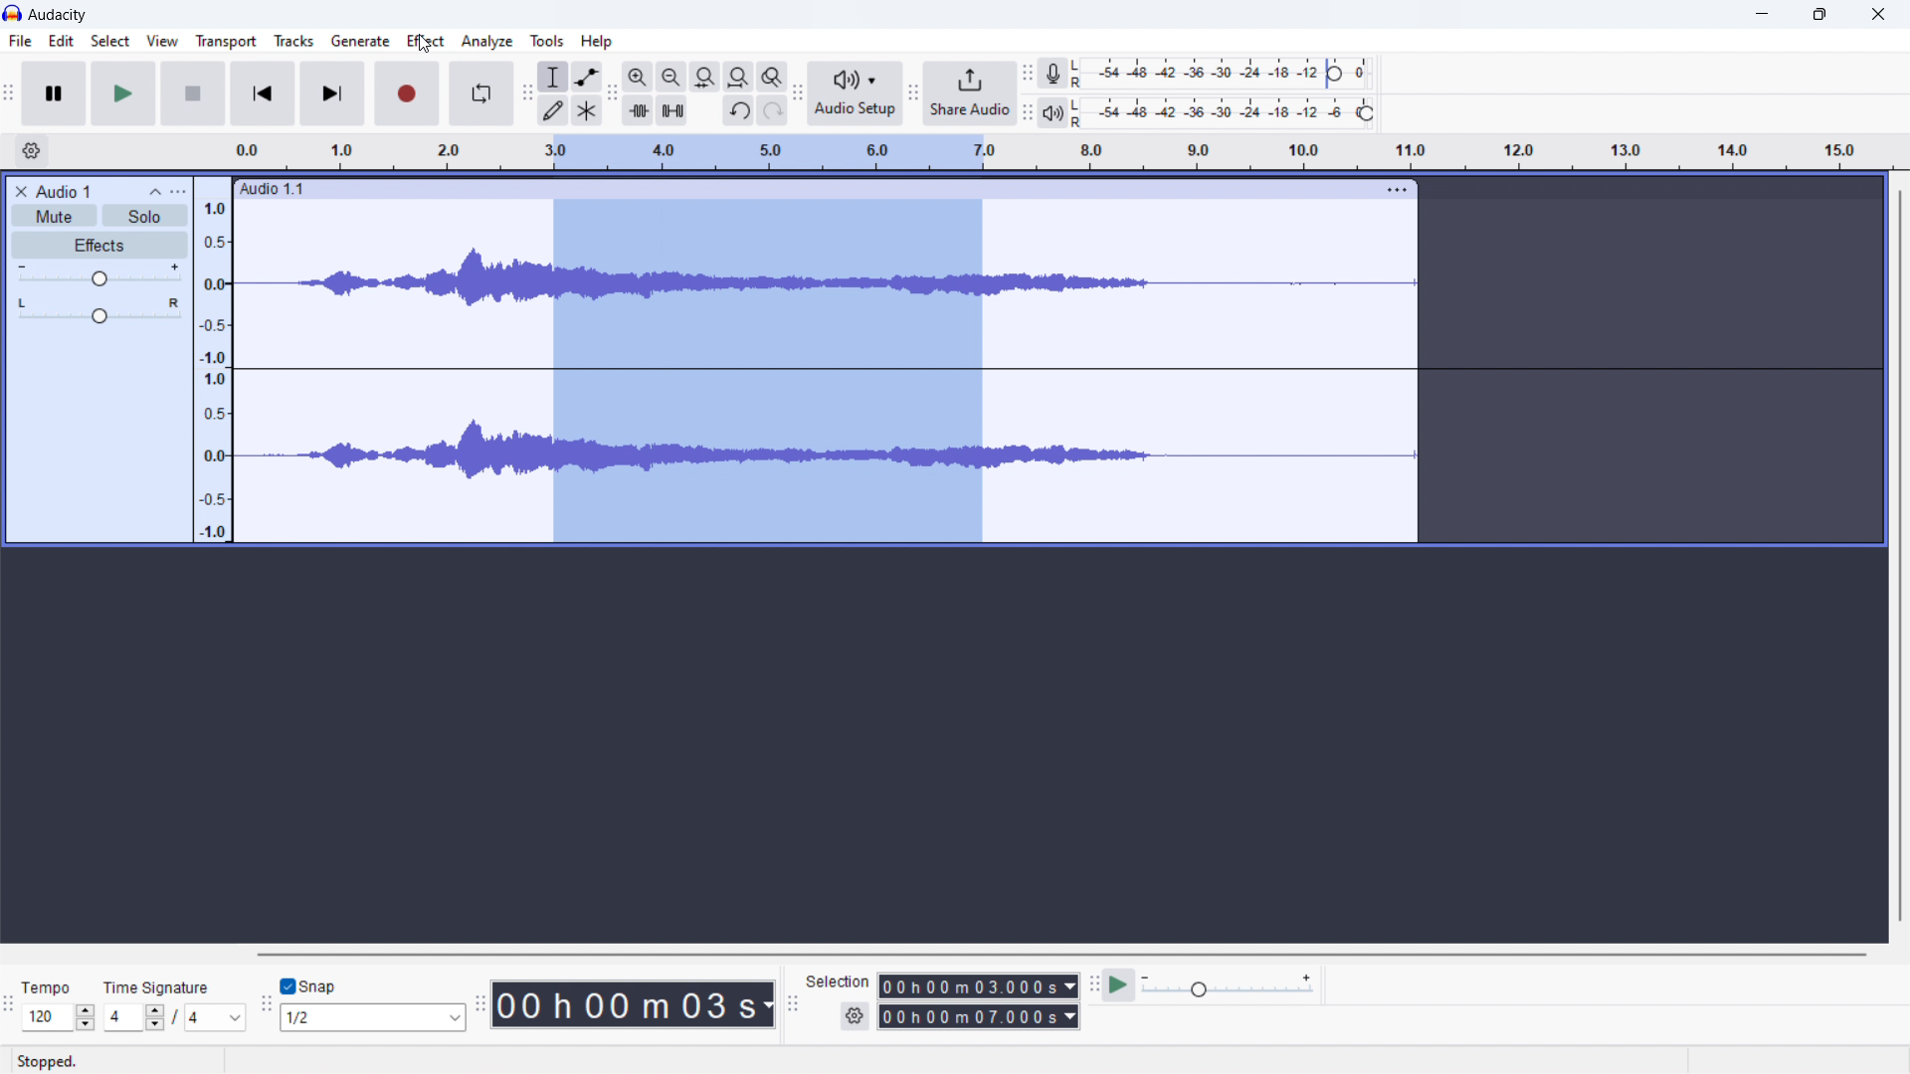  What do you see at coordinates (669, 77) in the screenshot?
I see `zoom out` at bounding box center [669, 77].